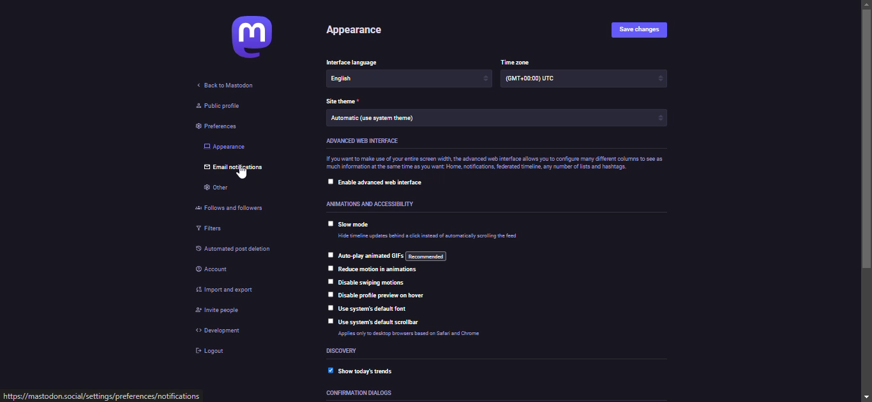  What do you see at coordinates (214, 268) in the screenshot?
I see `account` at bounding box center [214, 268].